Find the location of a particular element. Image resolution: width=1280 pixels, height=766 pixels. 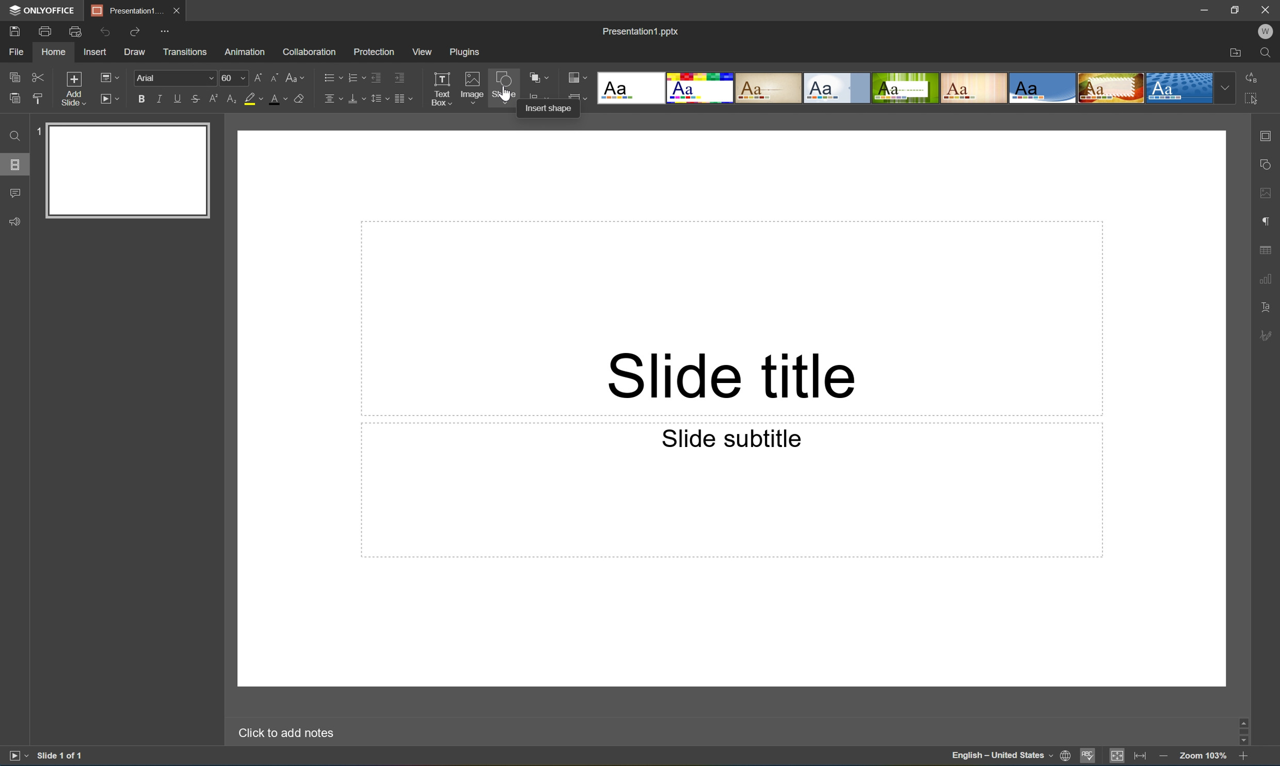

Subscript is located at coordinates (228, 100).